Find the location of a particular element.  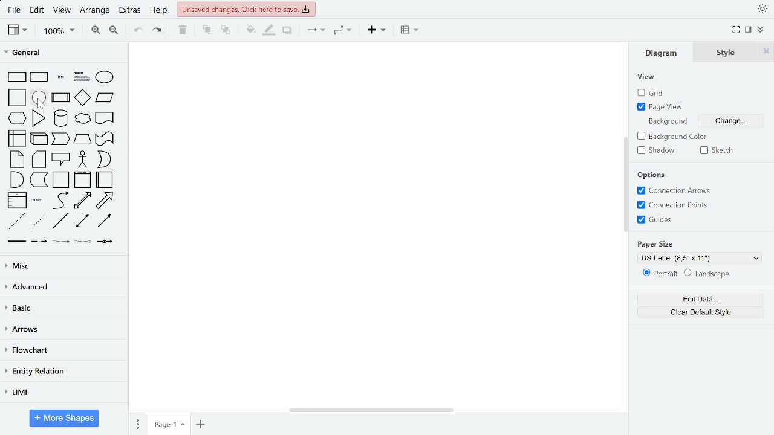

style is located at coordinates (722, 54).